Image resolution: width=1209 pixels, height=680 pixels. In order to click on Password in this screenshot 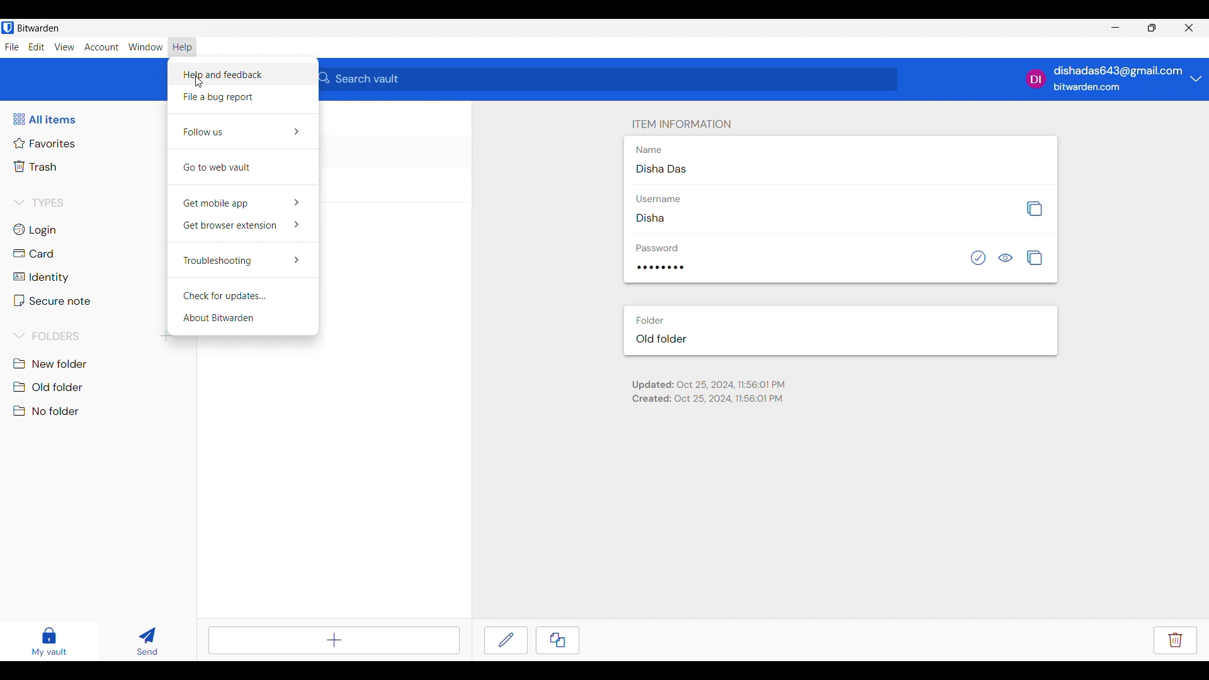, I will do `click(657, 248)`.